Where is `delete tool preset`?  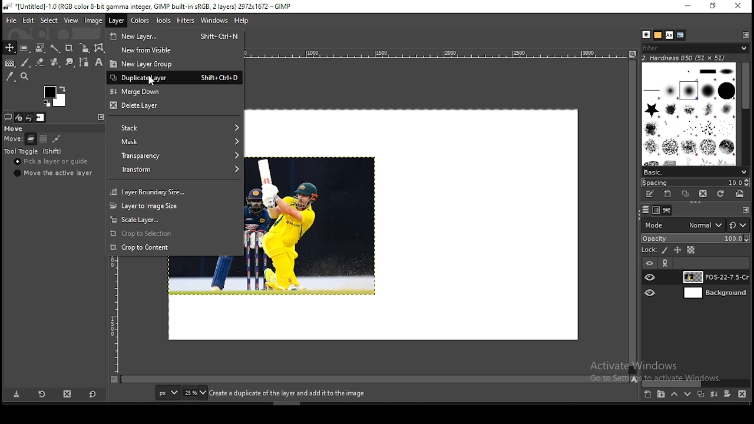
delete tool preset is located at coordinates (68, 393).